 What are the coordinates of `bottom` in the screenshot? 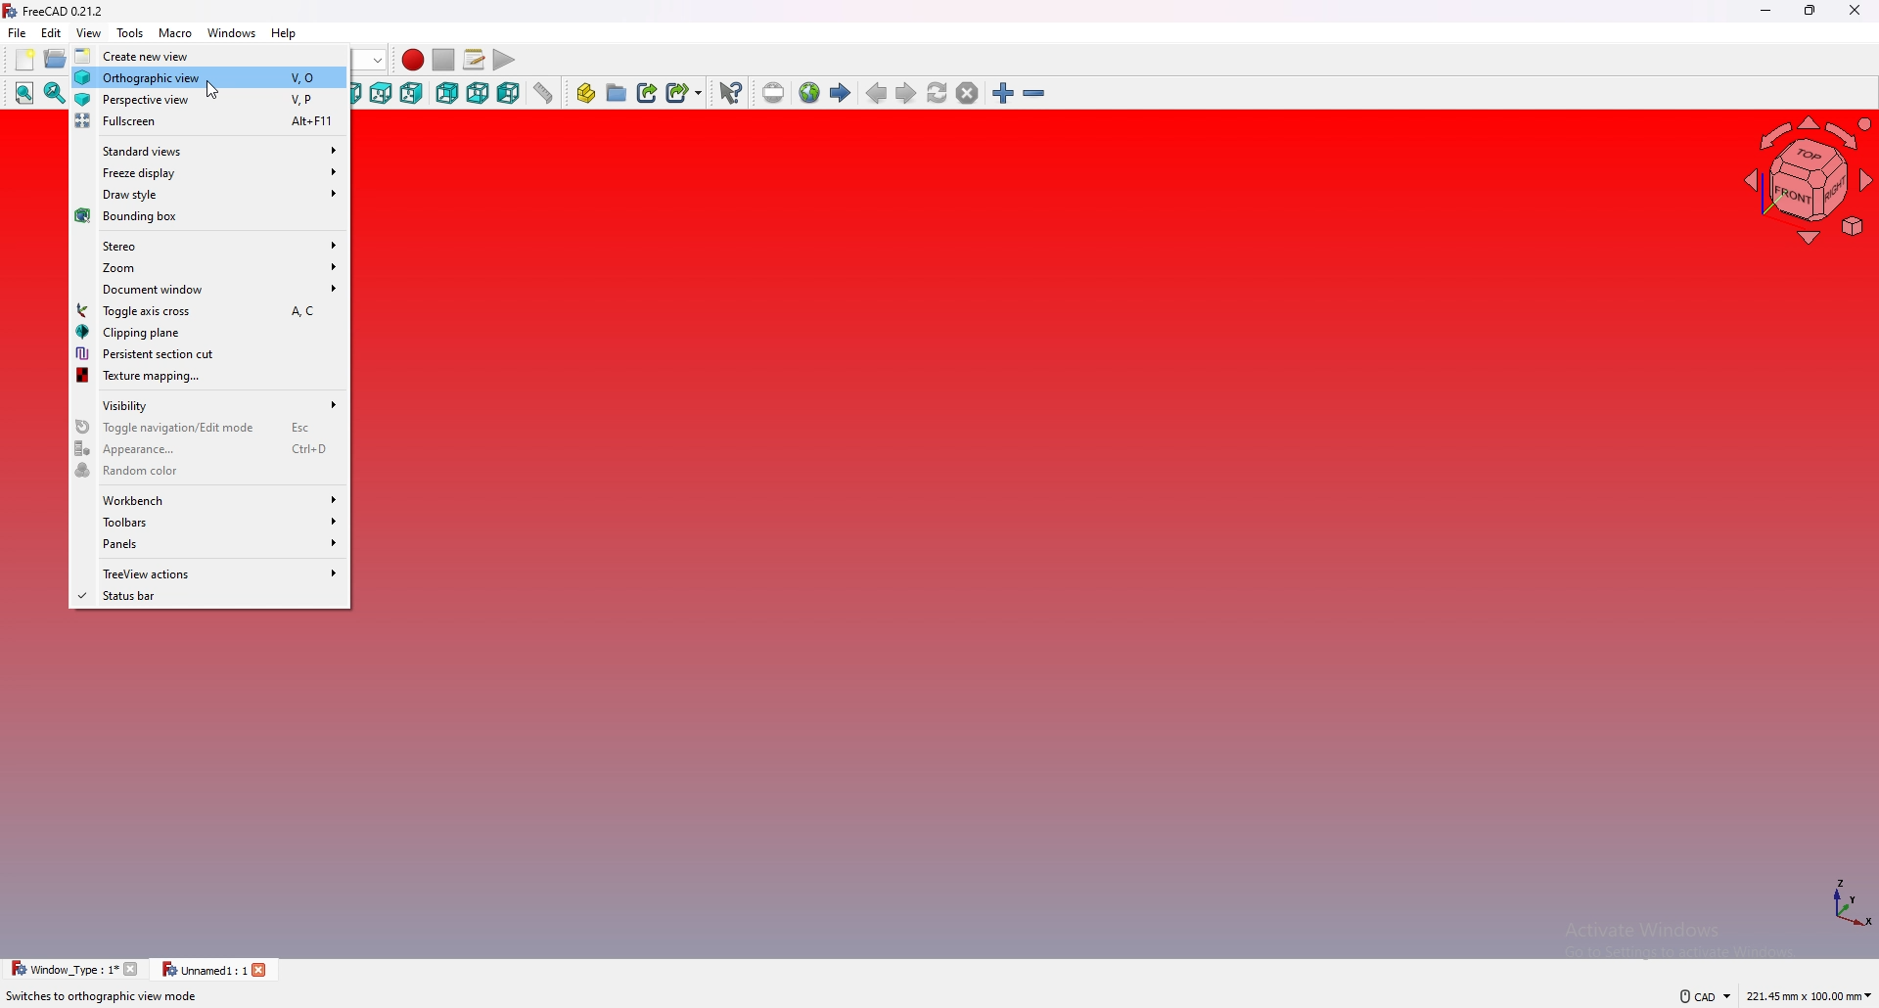 It's located at (479, 92).